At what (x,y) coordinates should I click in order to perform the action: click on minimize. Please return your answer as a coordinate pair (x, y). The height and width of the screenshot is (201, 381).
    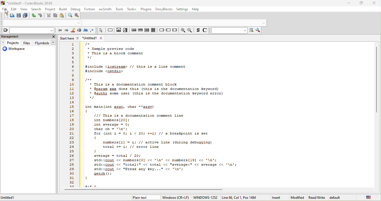
    Looking at the image, I should click on (349, 3).